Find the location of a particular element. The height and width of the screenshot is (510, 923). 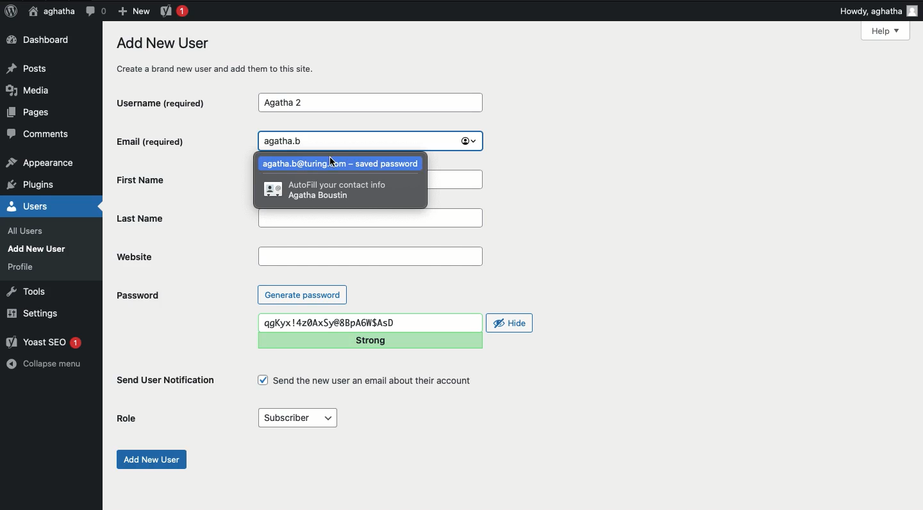

Comments is located at coordinates (39, 136).